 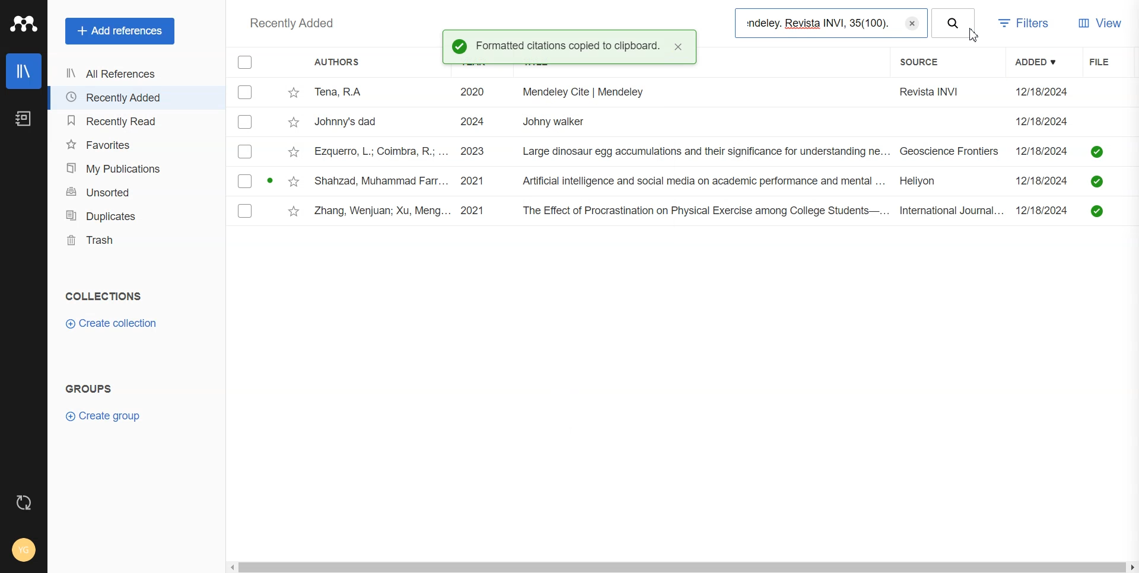 I want to click on Create group, so click(x=103, y=416).